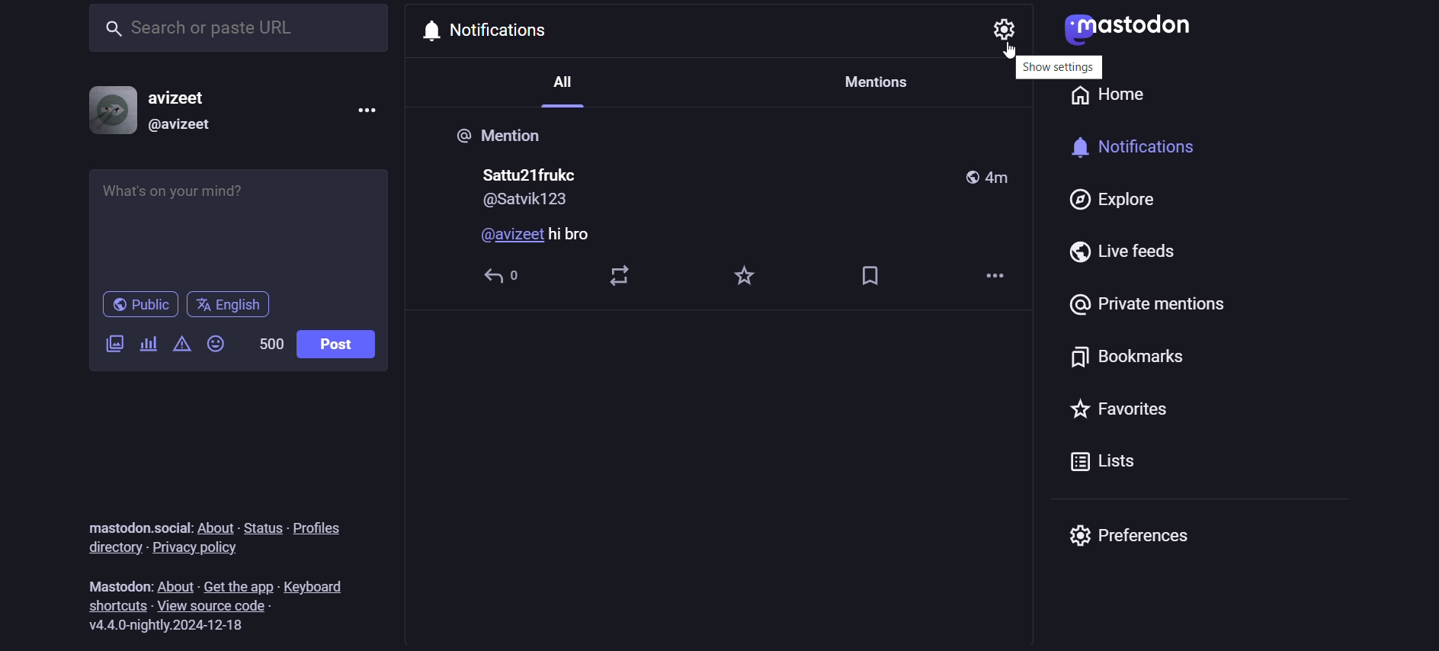 The height and width of the screenshot is (651, 1439). What do you see at coordinates (1124, 30) in the screenshot?
I see `mastodon logo` at bounding box center [1124, 30].